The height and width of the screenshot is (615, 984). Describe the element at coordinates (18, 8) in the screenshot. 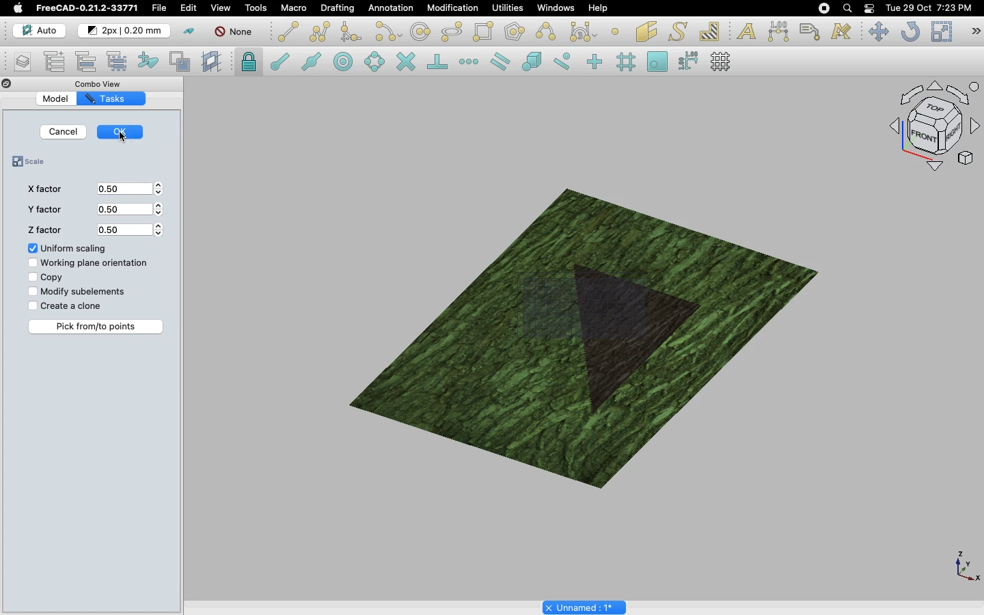

I see `Apple logo` at that location.